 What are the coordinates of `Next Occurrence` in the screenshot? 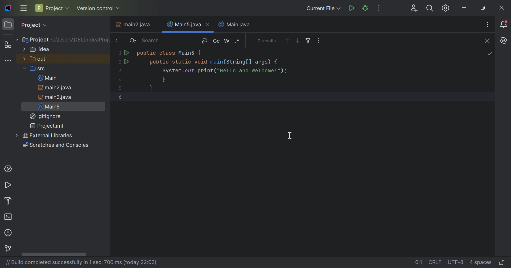 It's located at (297, 41).